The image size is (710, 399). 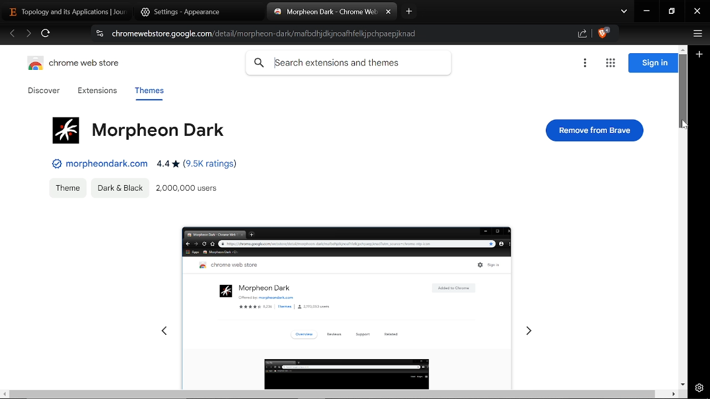 What do you see at coordinates (67, 186) in the screenshot?
I see `theme` at bounding box center [67, 186].